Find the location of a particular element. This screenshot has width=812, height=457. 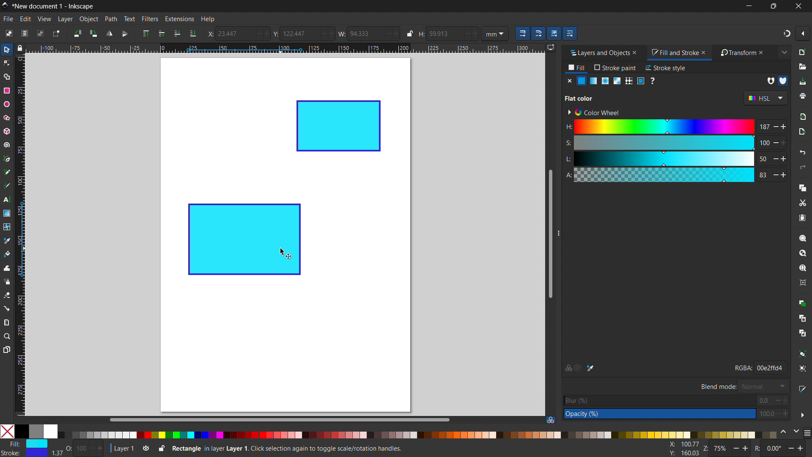

cursor is located at coordinates (285, 253).